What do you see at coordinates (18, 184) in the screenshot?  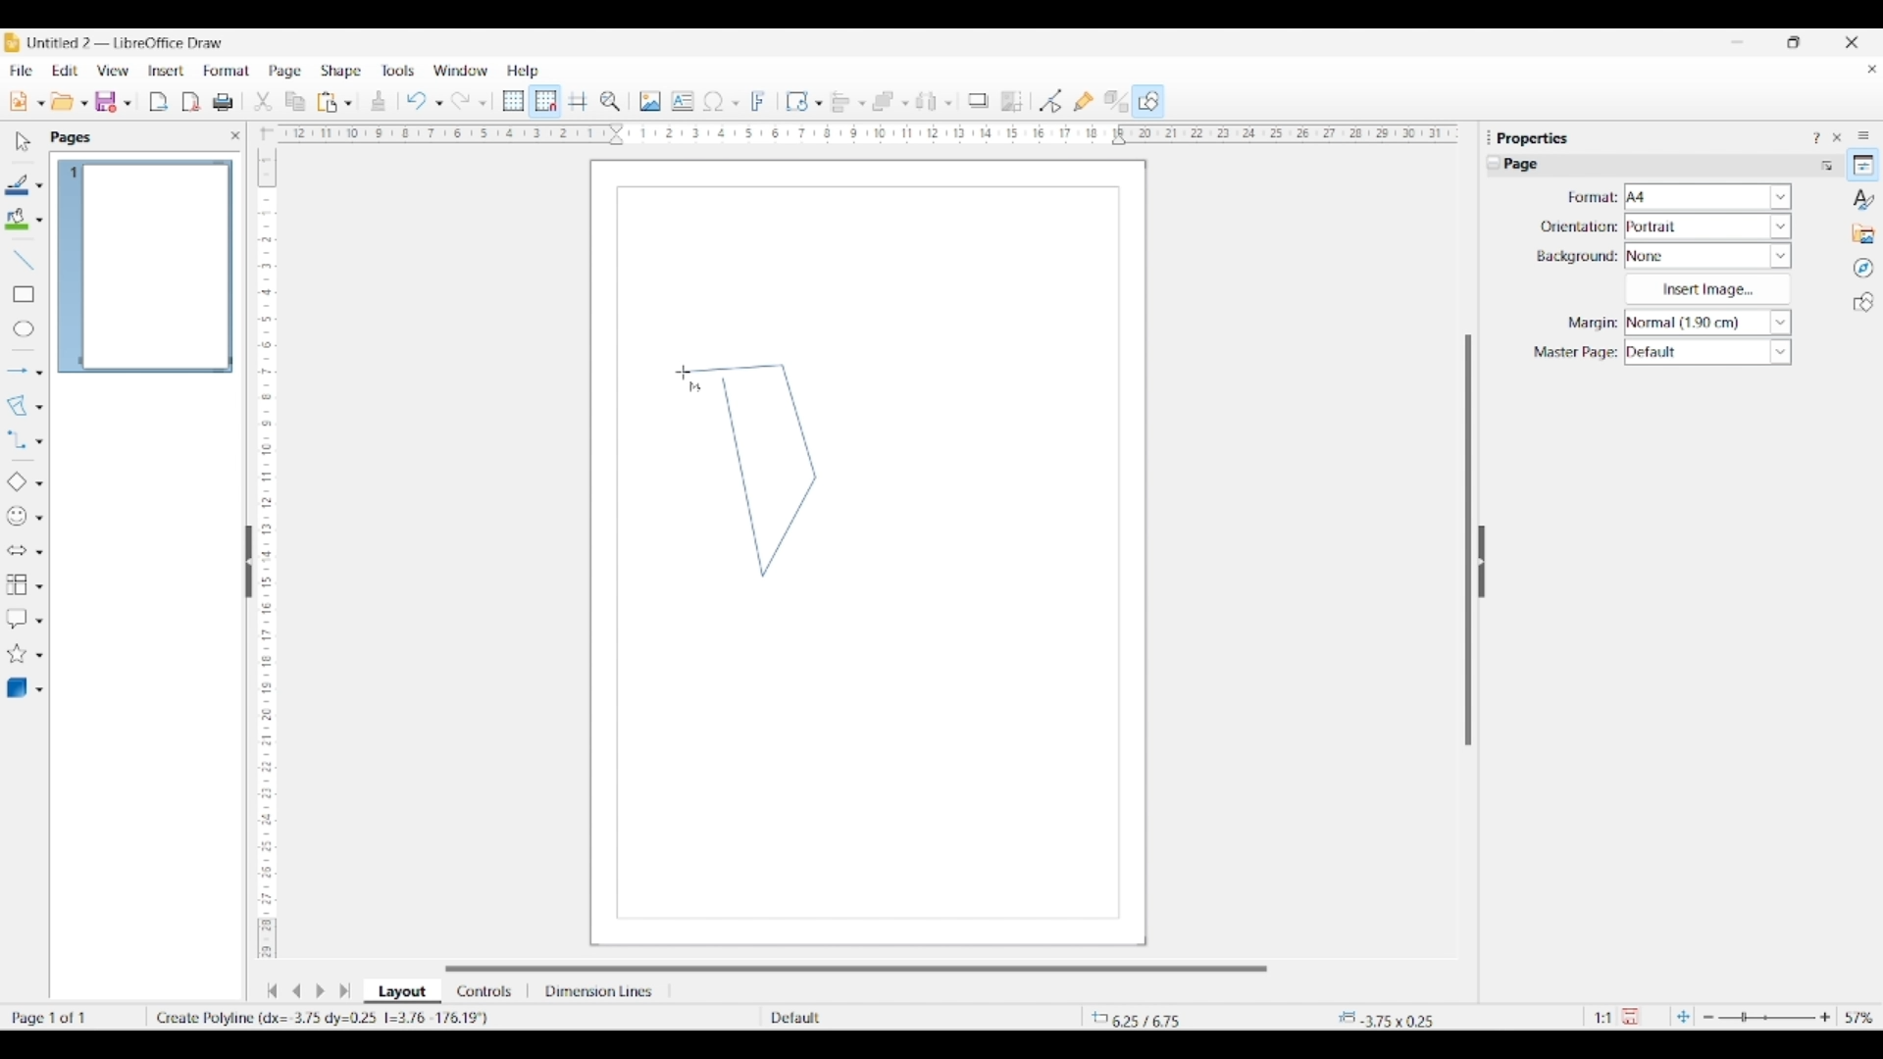 I see `Selected line color` at bounding box center [18, 184].